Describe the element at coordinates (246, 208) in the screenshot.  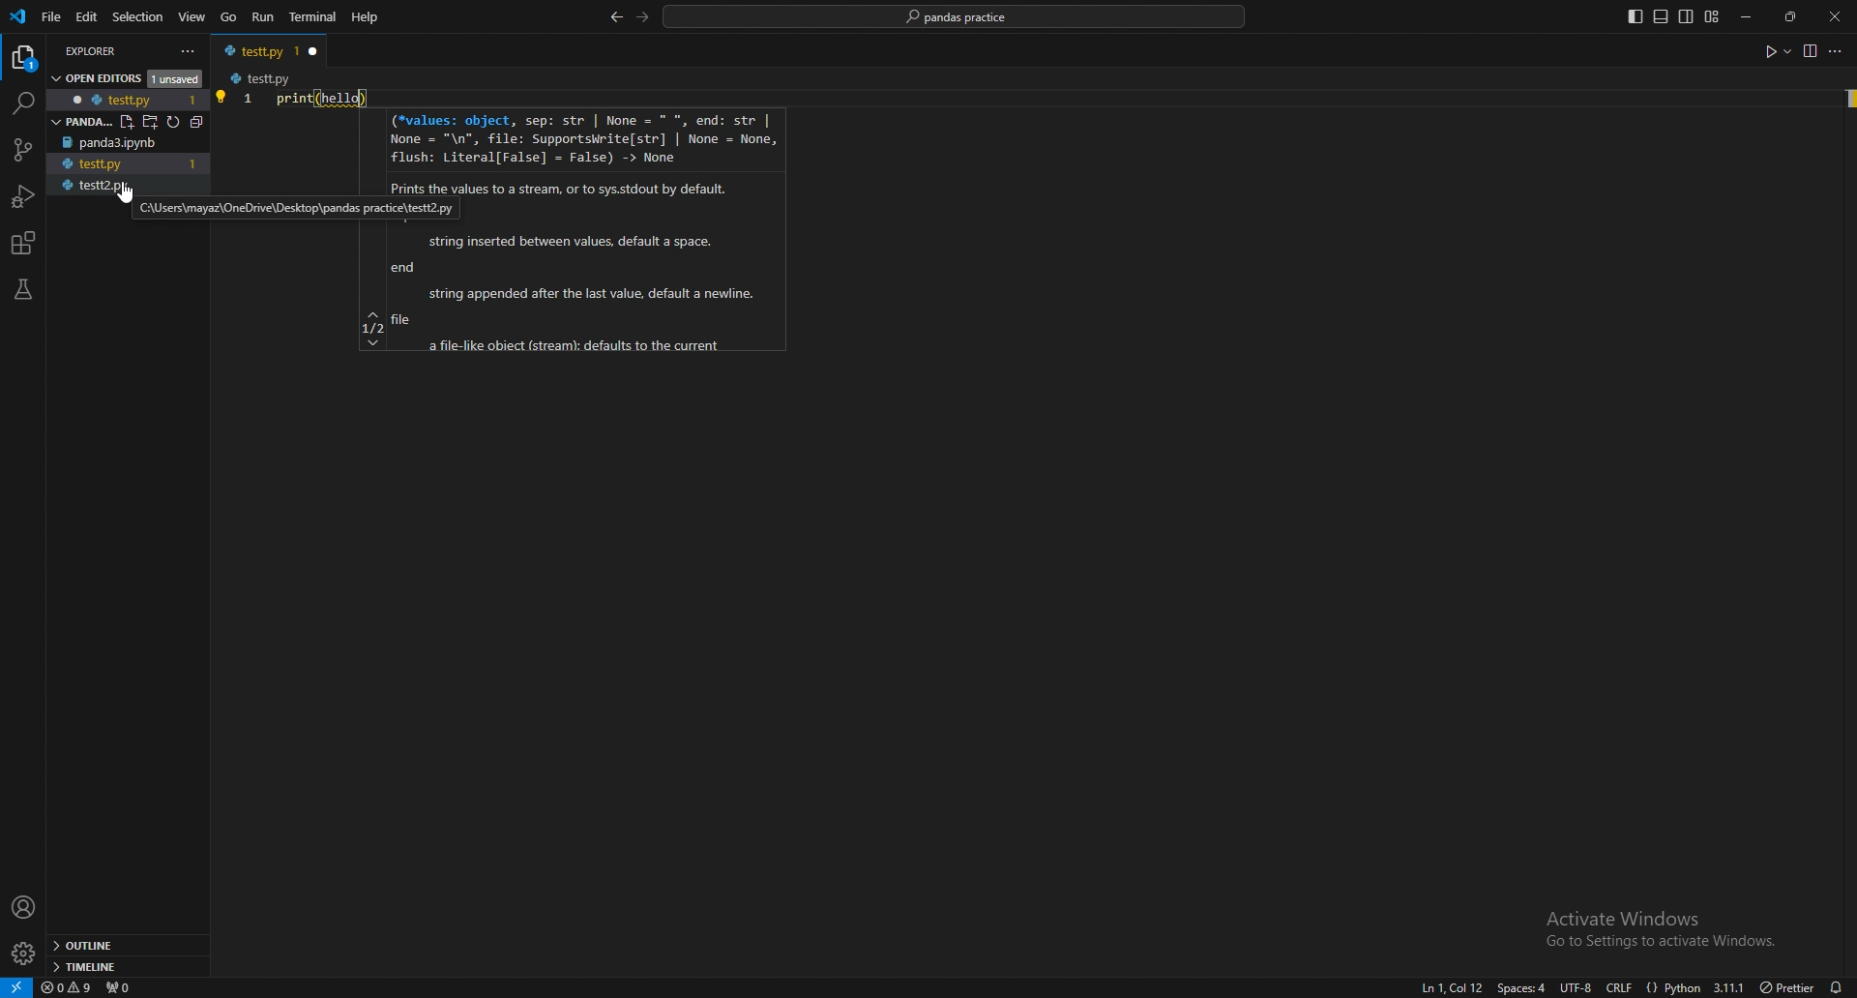
I see `C:\Users\mayaz\OneDrive\Desktop\pand:` at that location.